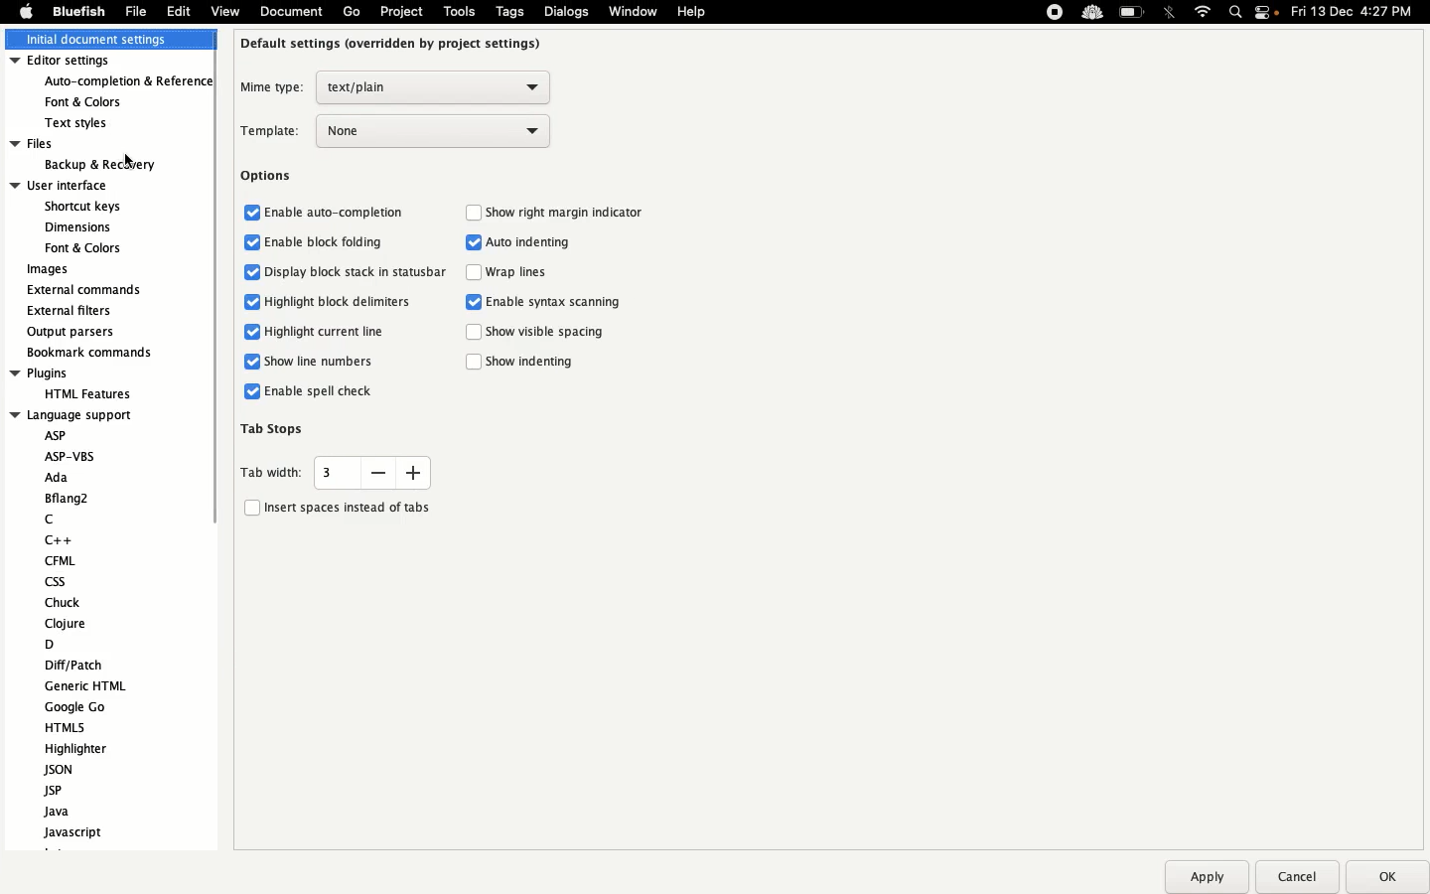  Describe the element at coordinates (93, 155) in the screenshot. I see `Files` at that location.